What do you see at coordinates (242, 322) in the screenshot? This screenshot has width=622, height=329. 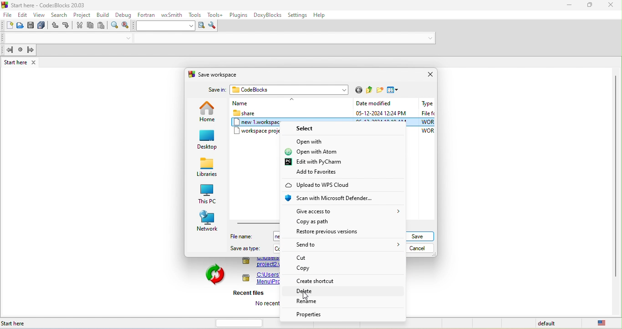 I see `horizontal scroll bar` at bounding box center [242, 322].